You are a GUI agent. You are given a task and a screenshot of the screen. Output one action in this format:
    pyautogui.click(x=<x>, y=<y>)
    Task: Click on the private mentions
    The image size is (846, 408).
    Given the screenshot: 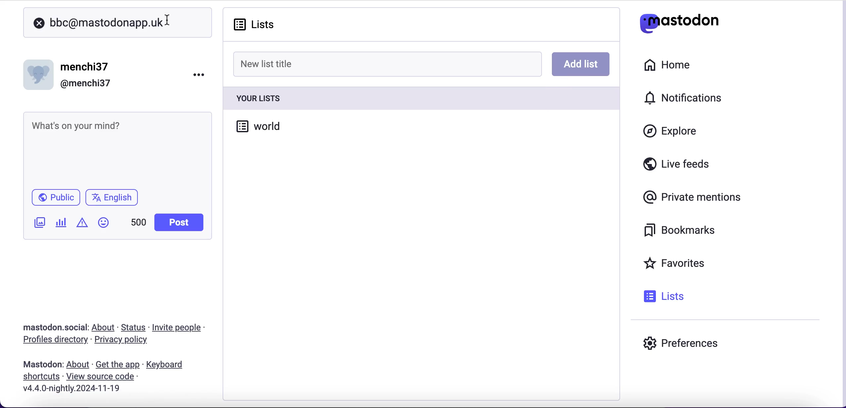 What is the action you would take?
    pyautogui.click(x=694, y=195)
    